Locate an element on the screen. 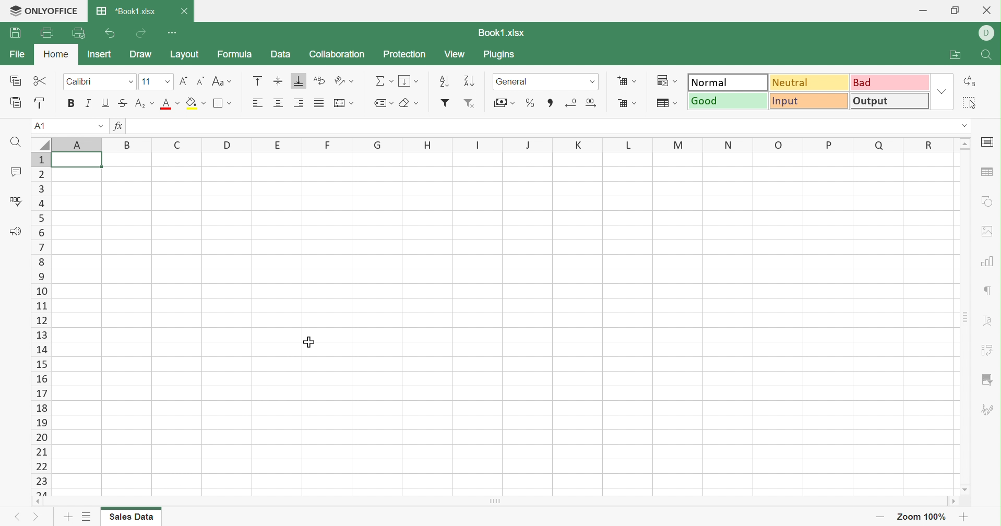 Image resolution: width=1001 pixels, height=526 pixels. close is located at coordinates (989, 9).